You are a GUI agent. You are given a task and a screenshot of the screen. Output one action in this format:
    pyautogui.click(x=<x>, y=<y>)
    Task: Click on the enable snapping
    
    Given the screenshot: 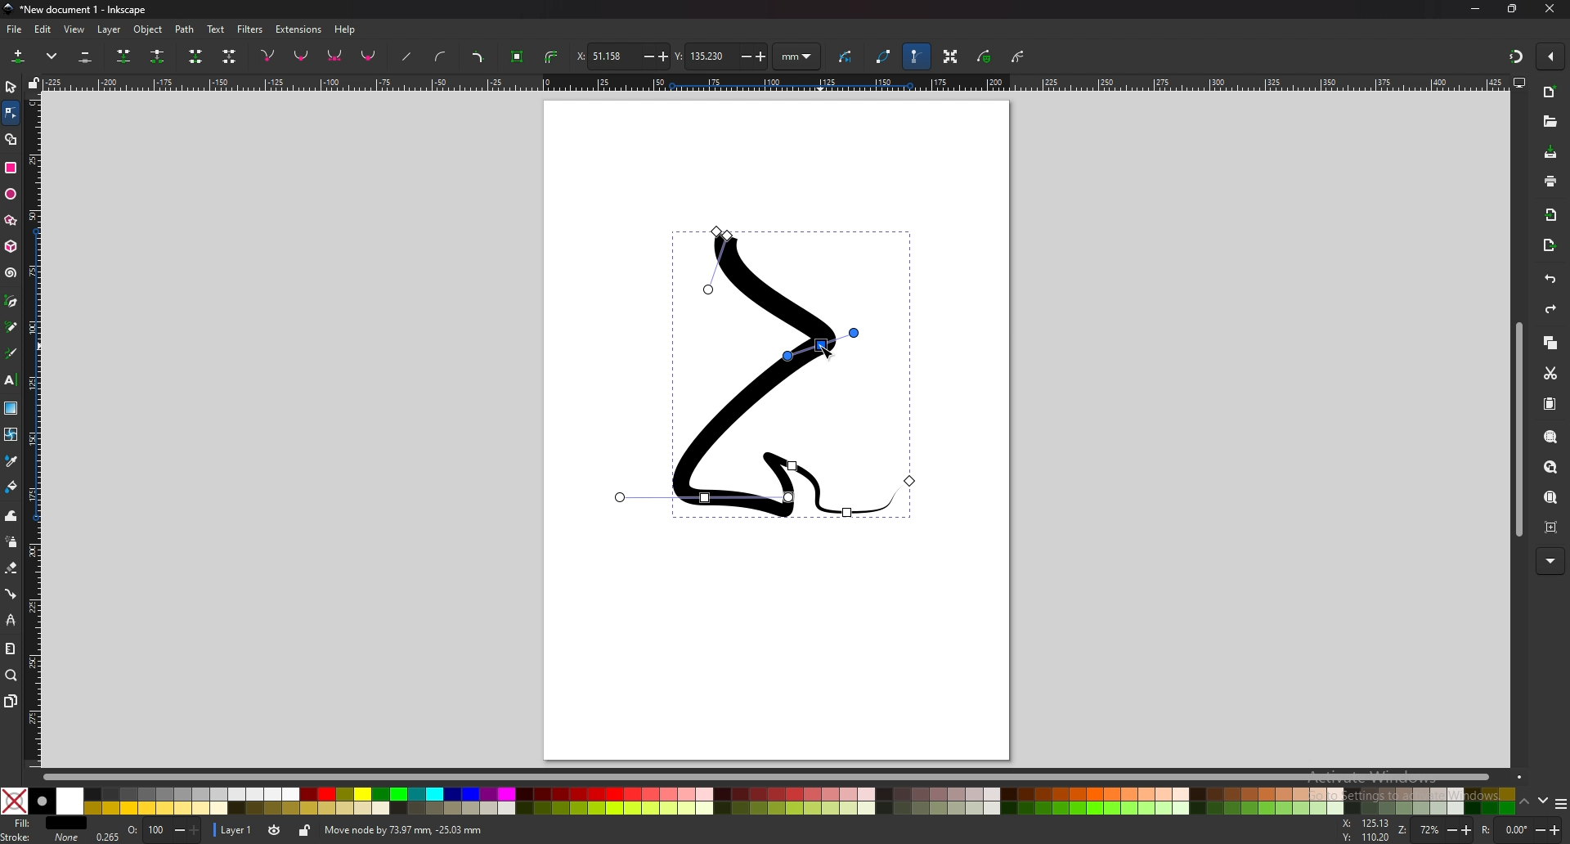 What is the action you would take?
    pyautogui.click(x=1552, y=56)
    